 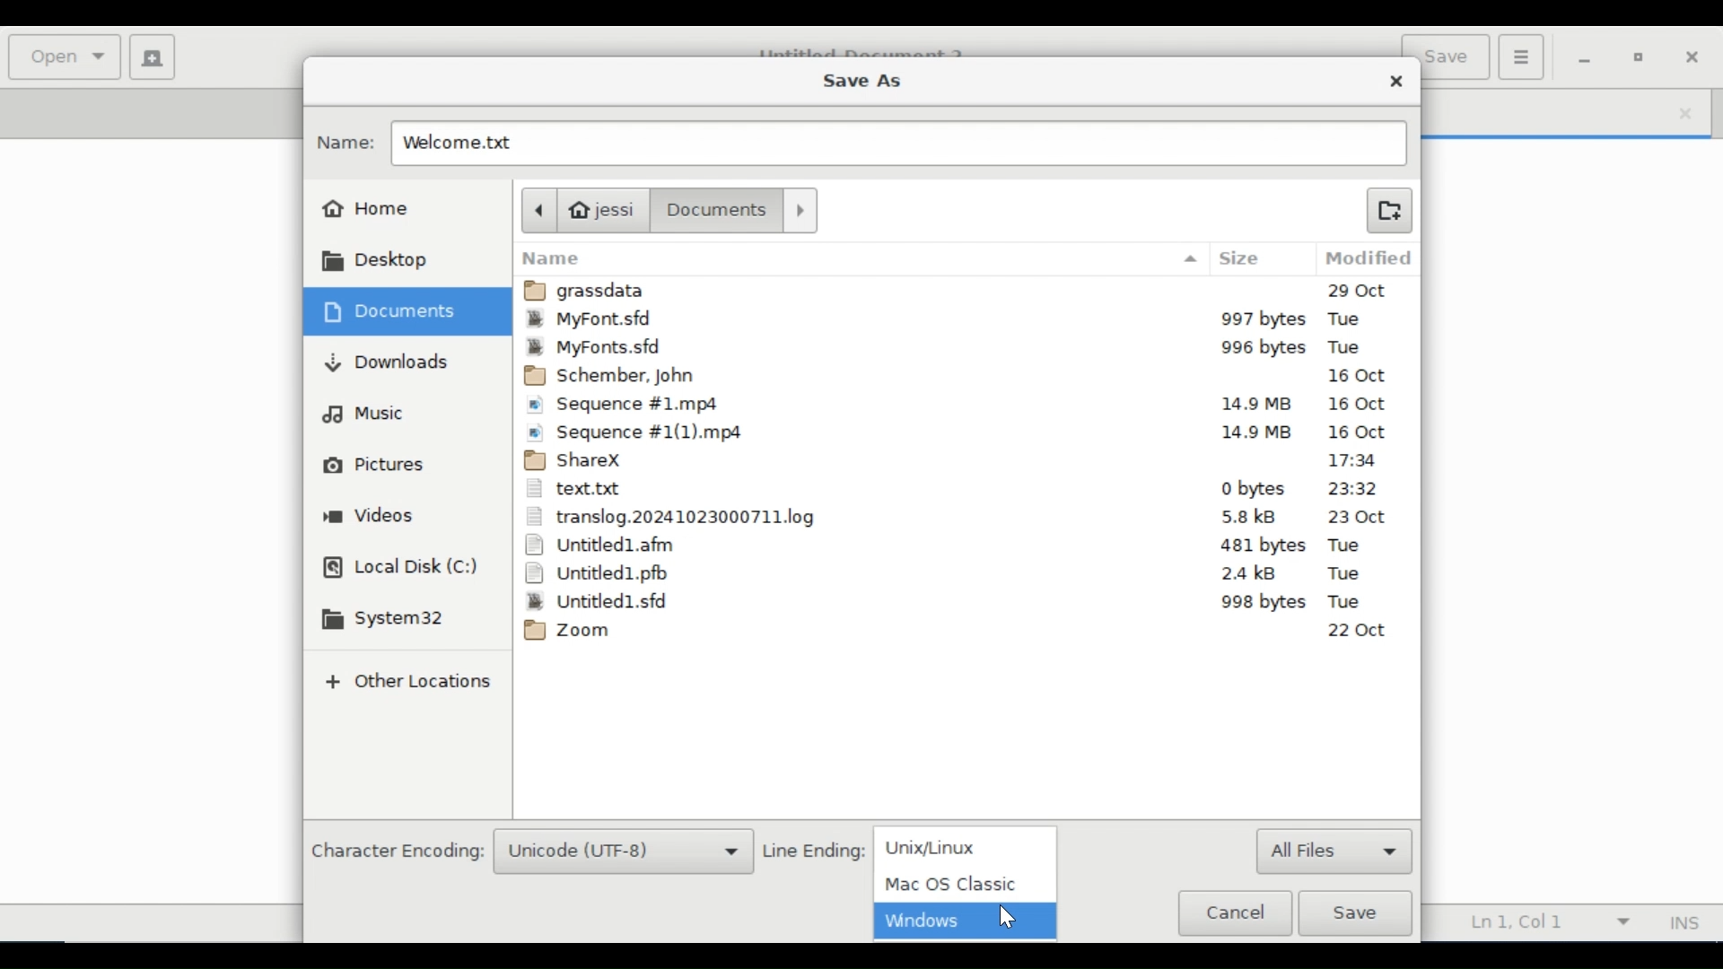 What do you see at coordinates (1684, 922) in the screenshot?
I see `Insert Mode` at bounding box center [1684, 922].